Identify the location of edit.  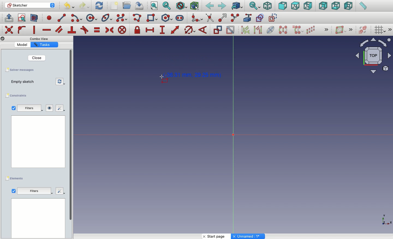
(60, 190).